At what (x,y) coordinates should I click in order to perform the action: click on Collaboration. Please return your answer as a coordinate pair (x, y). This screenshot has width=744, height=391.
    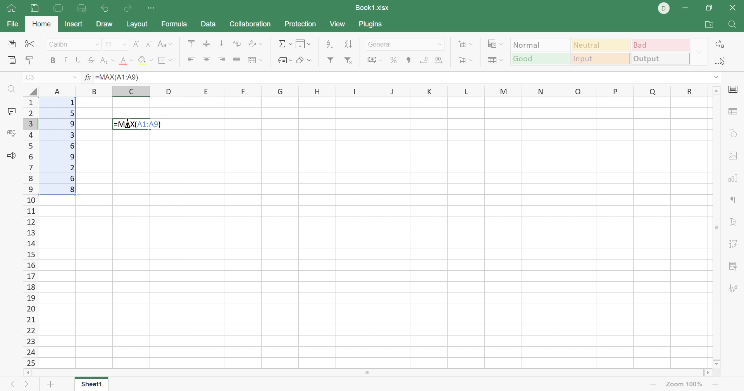
    Looking at the image, I should click on (251, 25).